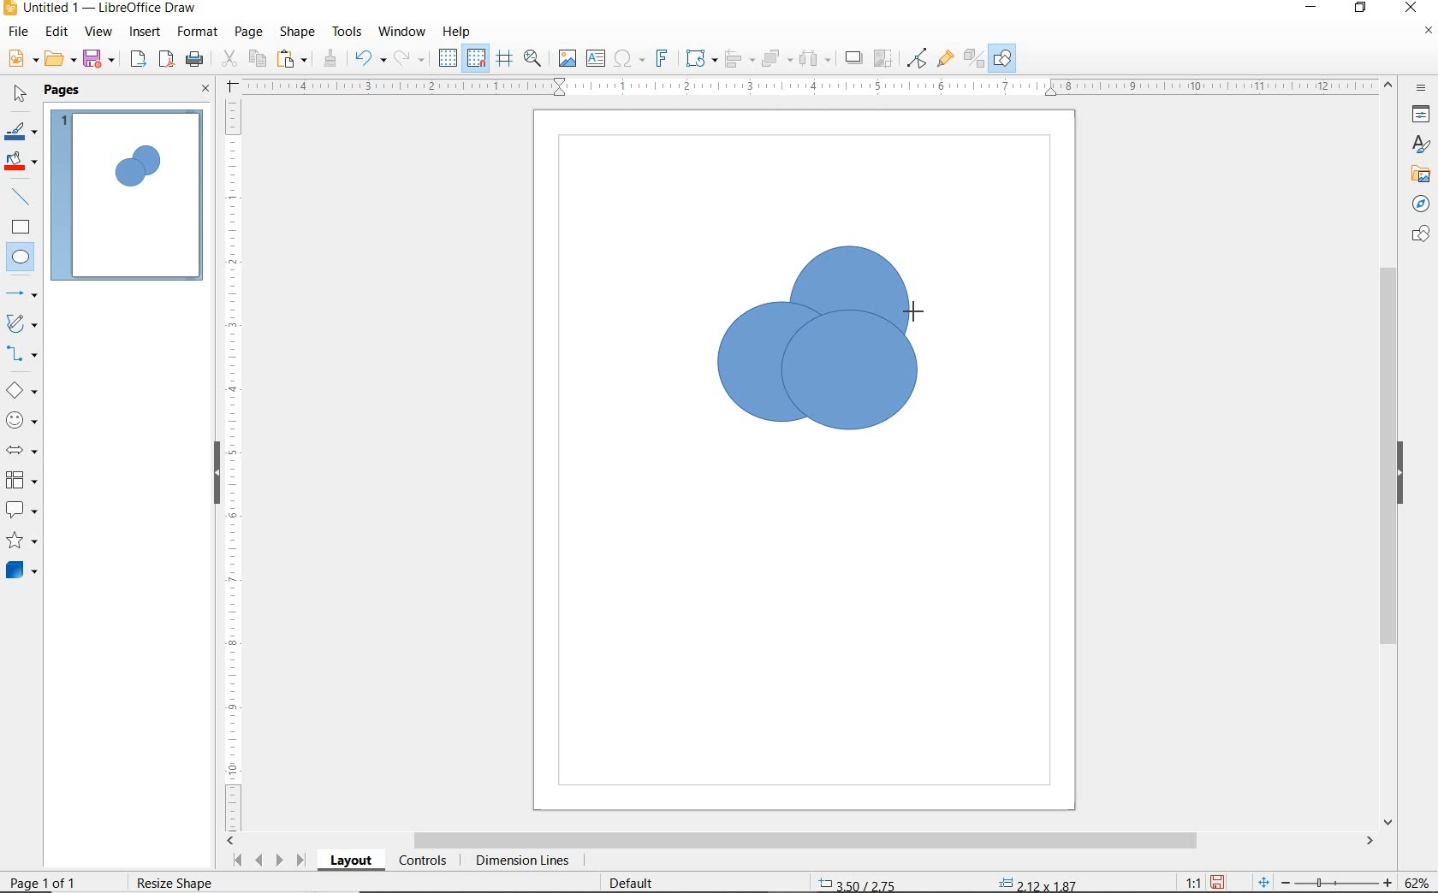 Image resolution: width=1438 pixels, height=893 pixels. What do you see at coordinates (167, 61) in the screenshot?
I see `EXPORT AS PDF` at bounding box center [167, 61].